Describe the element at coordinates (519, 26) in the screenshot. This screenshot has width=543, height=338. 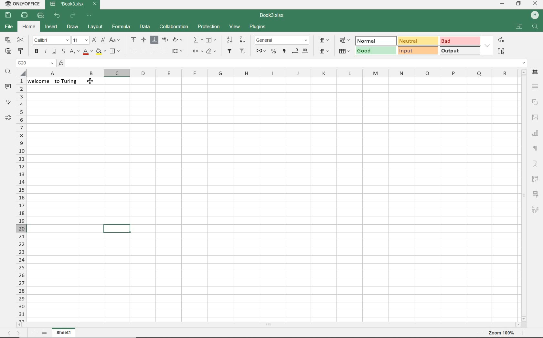
I see `OPEN FILE LOCATION` at that location.